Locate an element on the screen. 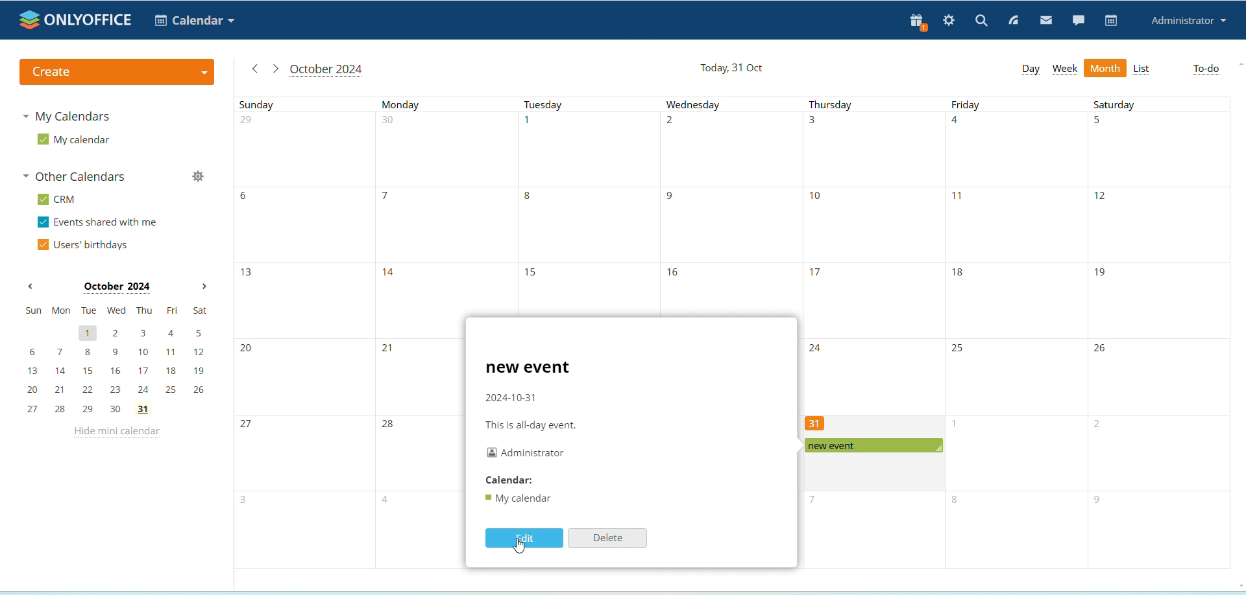 The image size is (1246, 595). logo is located at coordinates (77, 19).